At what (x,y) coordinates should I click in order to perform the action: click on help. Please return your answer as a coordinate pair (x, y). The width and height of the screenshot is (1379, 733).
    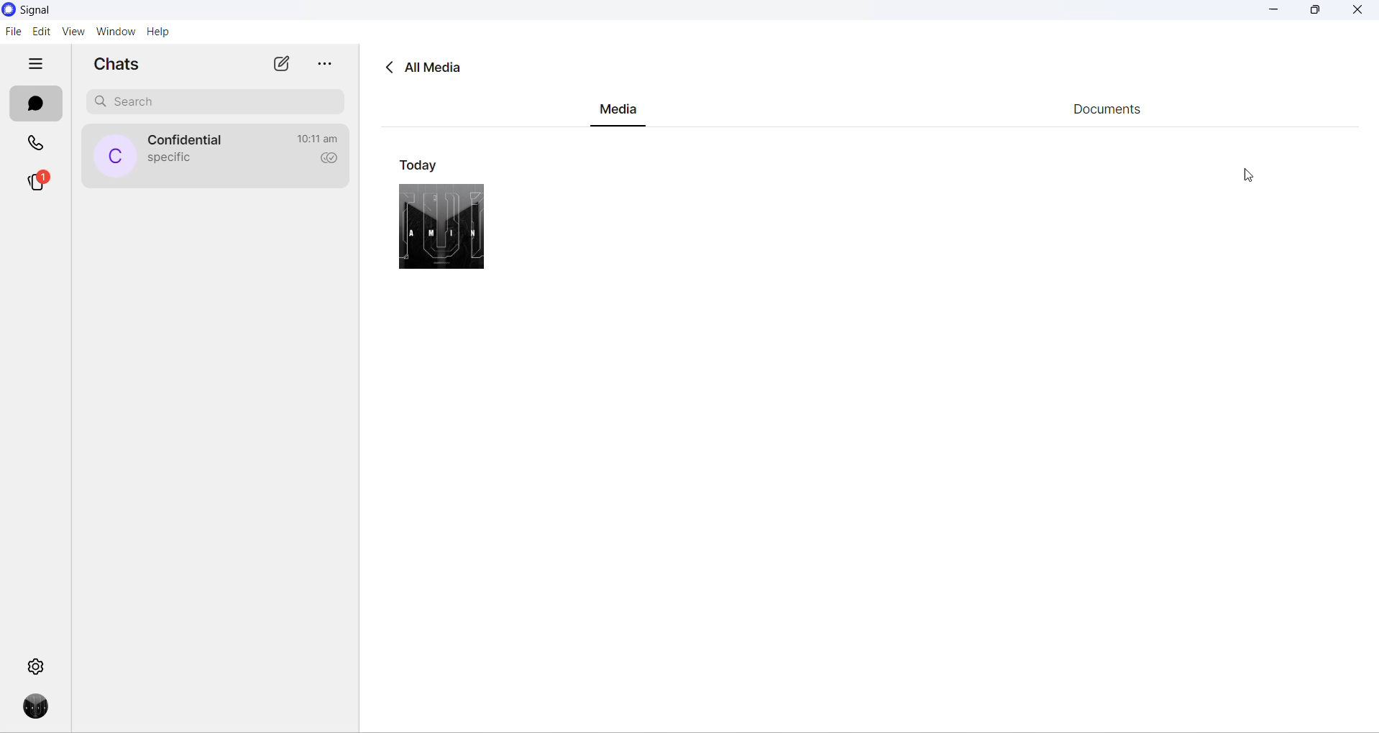
    Looking at the image, I should click on (158, 32).